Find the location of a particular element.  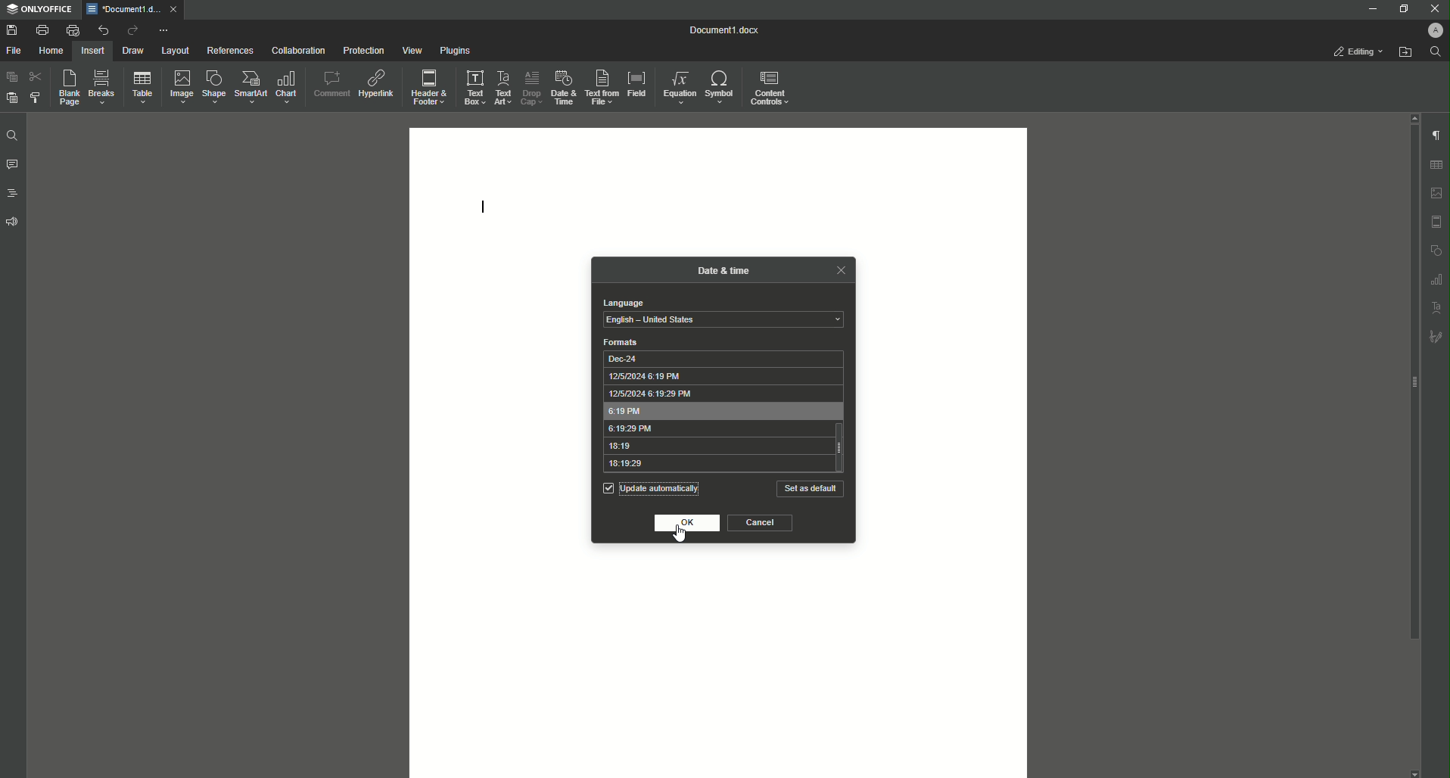

date & time is located at coordinates (724, 269).